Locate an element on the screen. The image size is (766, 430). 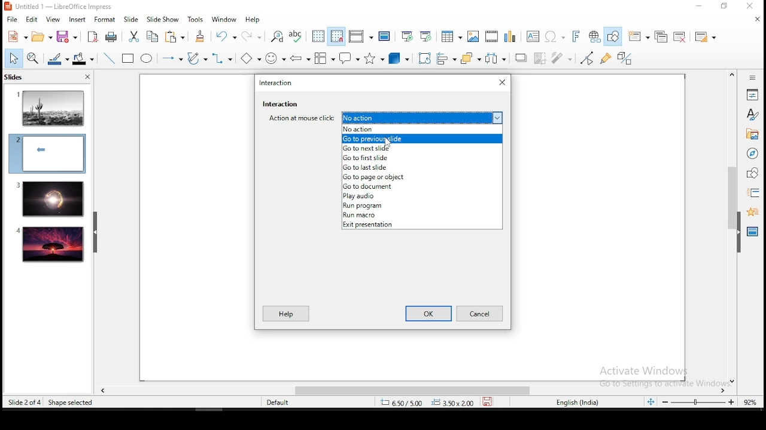
close is located at coordinates (756, 20).